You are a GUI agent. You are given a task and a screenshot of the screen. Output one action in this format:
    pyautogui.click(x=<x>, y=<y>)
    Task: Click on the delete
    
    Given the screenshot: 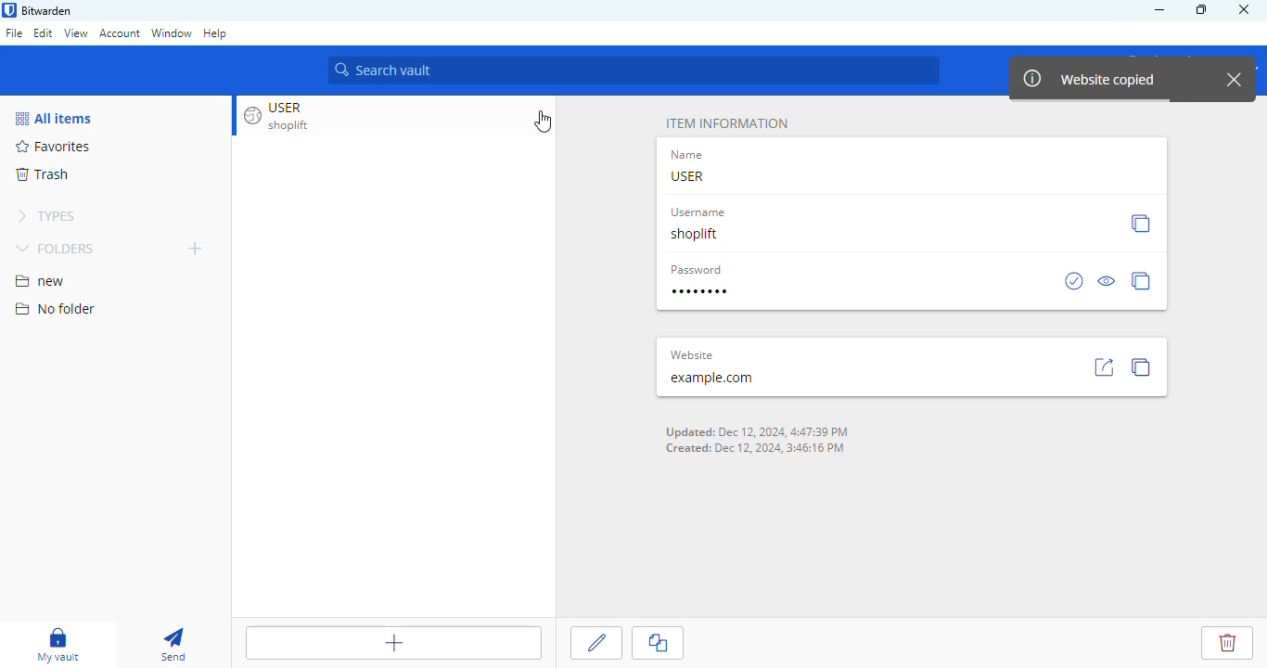 What is the action you would take?
    pyautogui.click(x=1227, y=641)
    